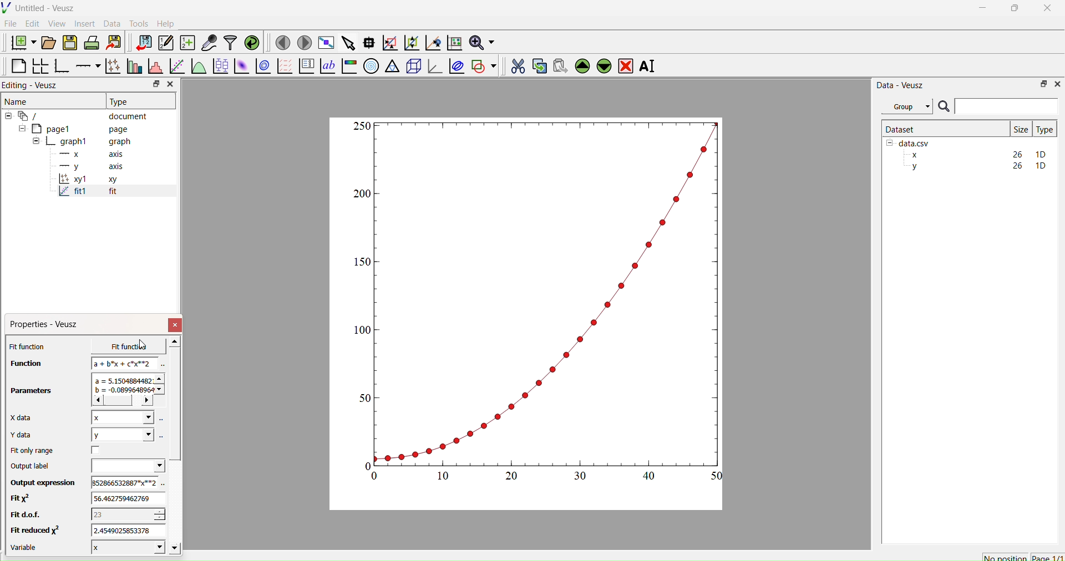 The image size is (1065, 561). I want to click on Zoom out of graph axis, so click(410, 42).